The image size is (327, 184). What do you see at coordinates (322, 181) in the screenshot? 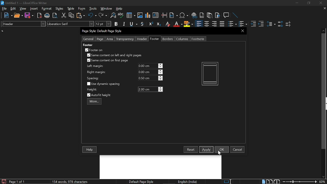
I see `Current zoom hey Cortana` at bounding box center [322, 181].